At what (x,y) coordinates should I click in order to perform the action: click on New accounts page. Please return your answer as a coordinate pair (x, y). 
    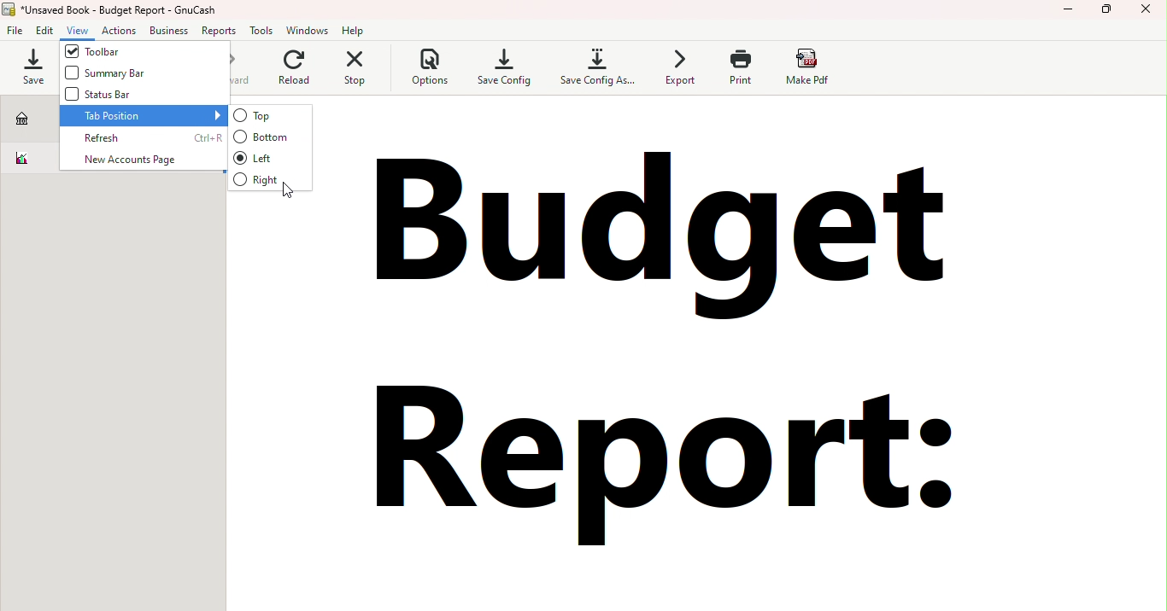
    Looking at the image, I should click on (139, 160).